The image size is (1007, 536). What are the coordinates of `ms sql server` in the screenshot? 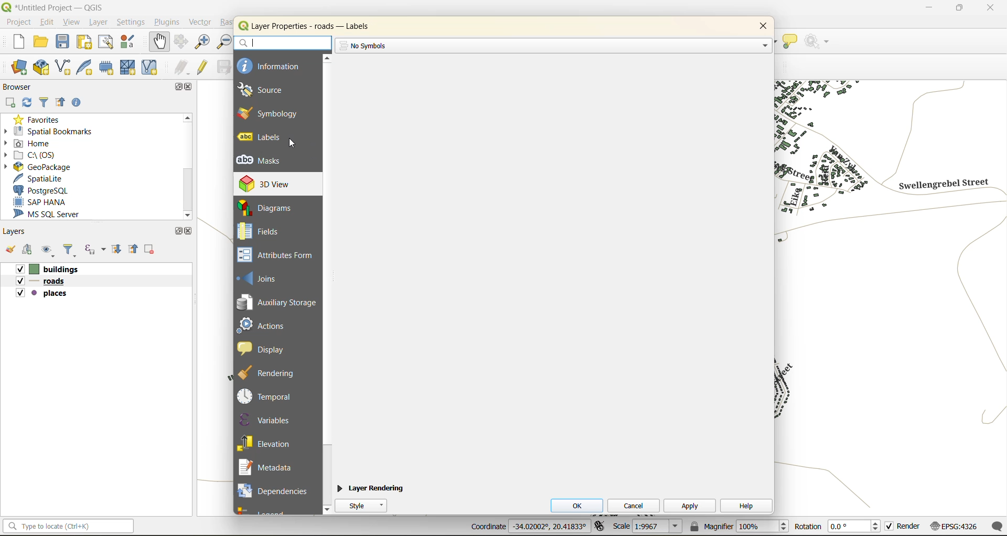 It's located at (49, 215).